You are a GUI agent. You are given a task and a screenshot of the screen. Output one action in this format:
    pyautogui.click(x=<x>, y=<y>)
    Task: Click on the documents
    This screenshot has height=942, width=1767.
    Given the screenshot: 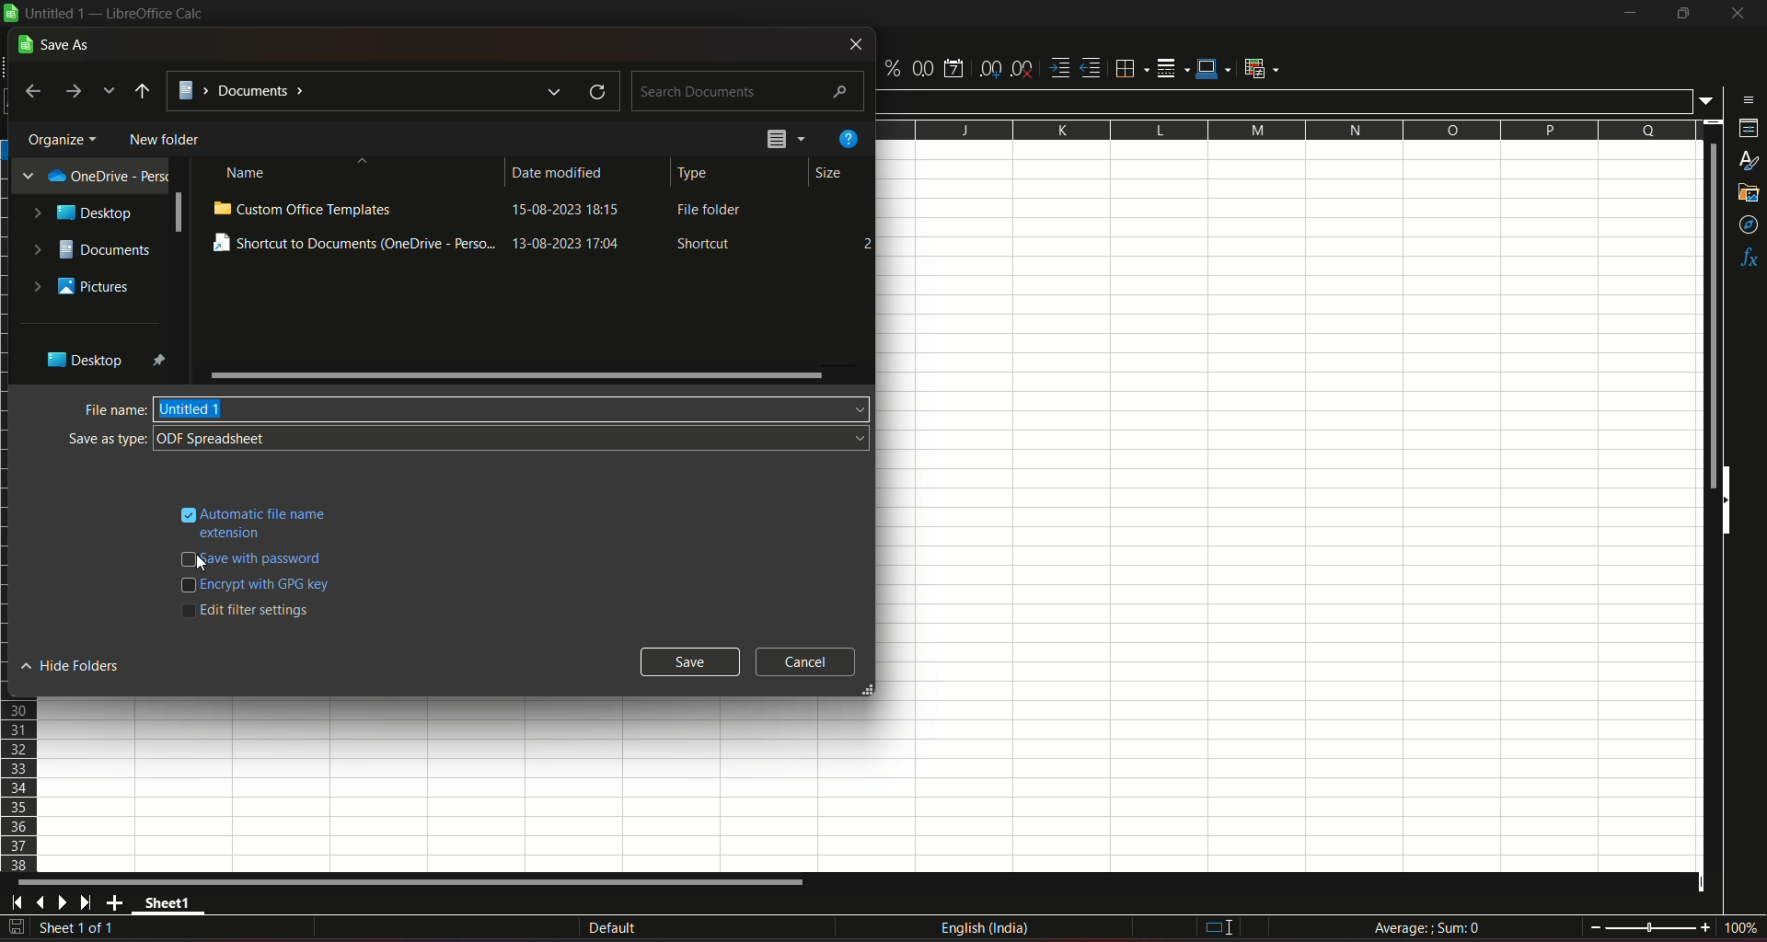 What is the action you would take?
    pyautogui.click(x=92, y=249)
    